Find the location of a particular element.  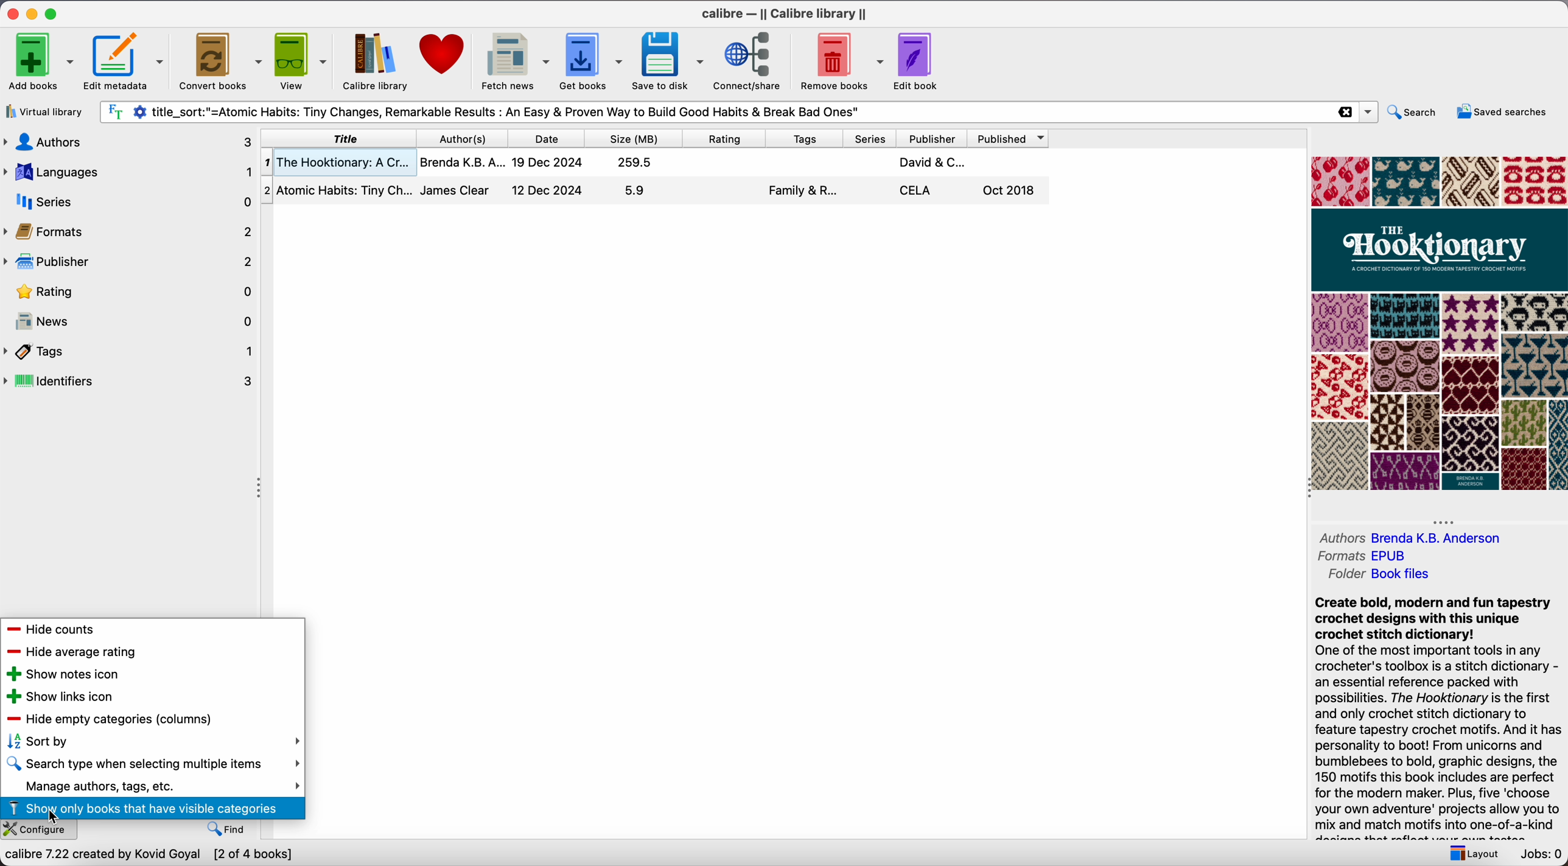

click on show only books that have visible categories is located at coordinates (153, 808).